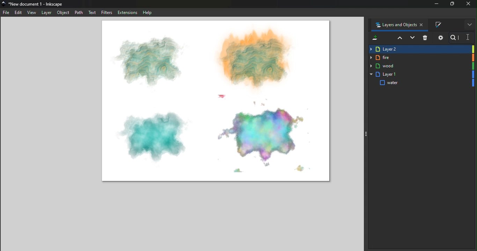  I want to click on Search bar, so click(460, 38).